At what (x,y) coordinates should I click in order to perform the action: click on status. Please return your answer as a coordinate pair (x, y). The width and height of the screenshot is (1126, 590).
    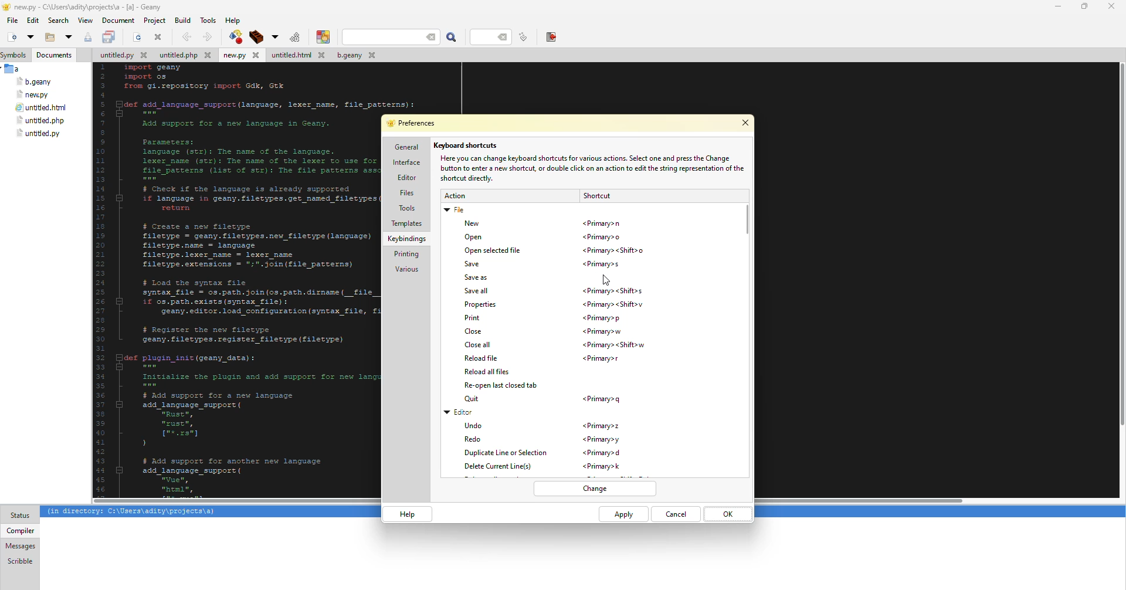
    Looking at the image, I should click on (20, 516).